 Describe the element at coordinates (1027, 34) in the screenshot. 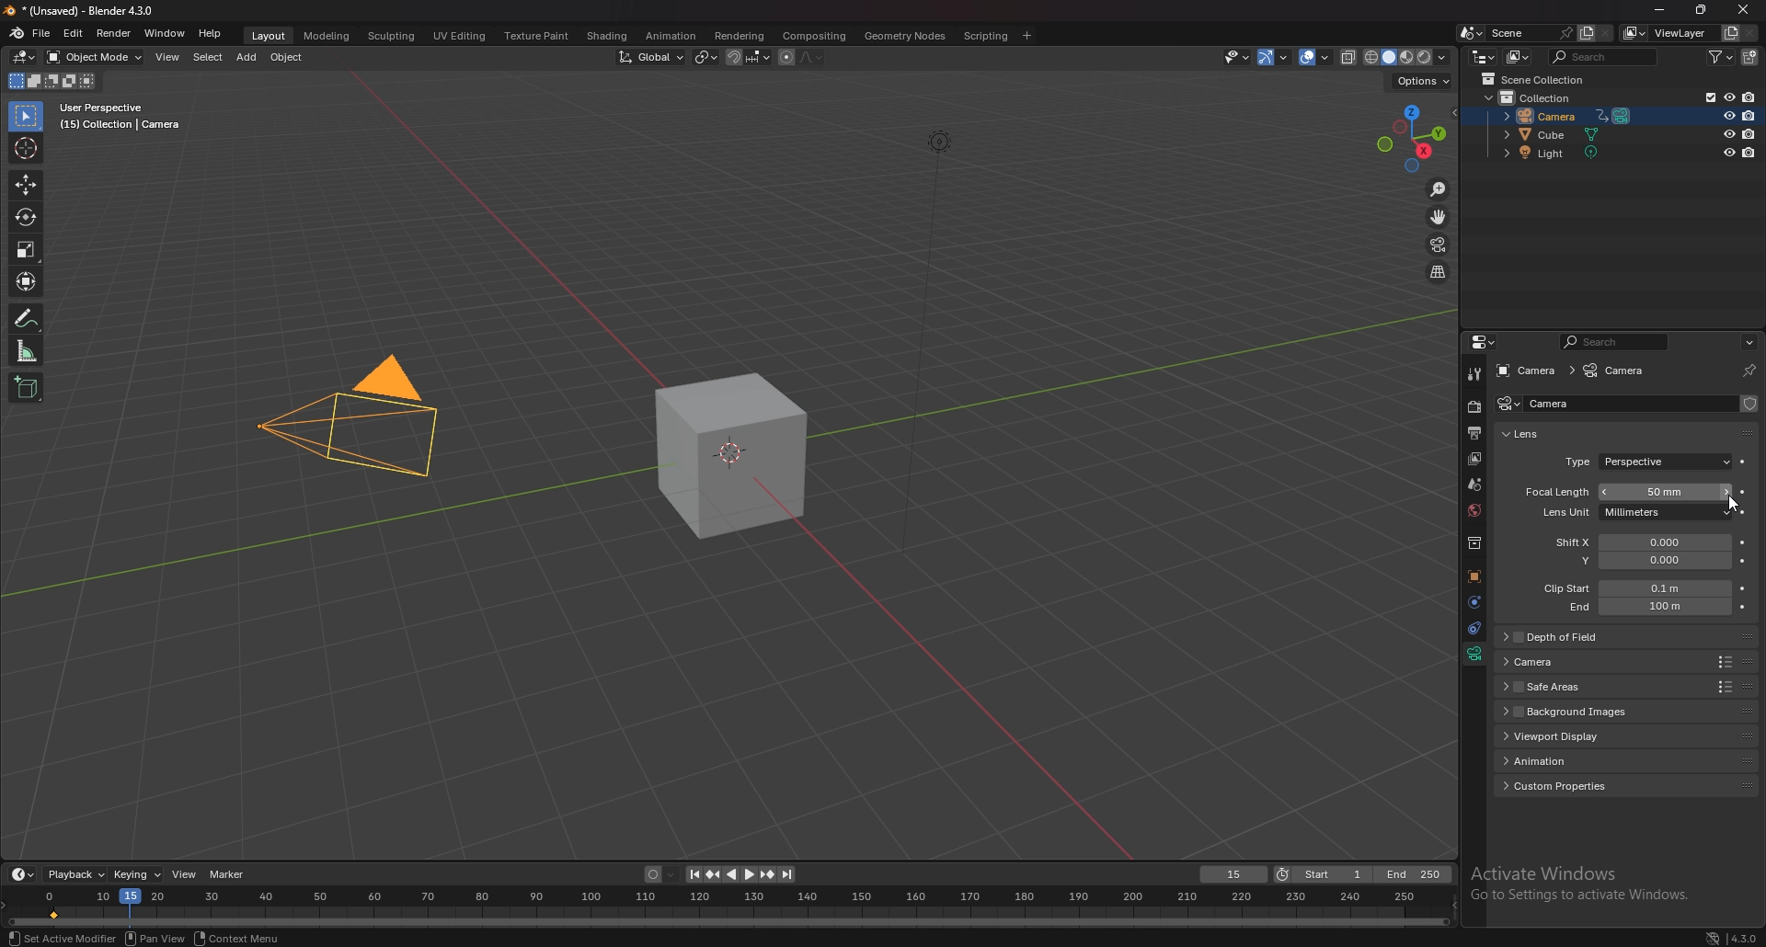

I see `add workspace` at that location.